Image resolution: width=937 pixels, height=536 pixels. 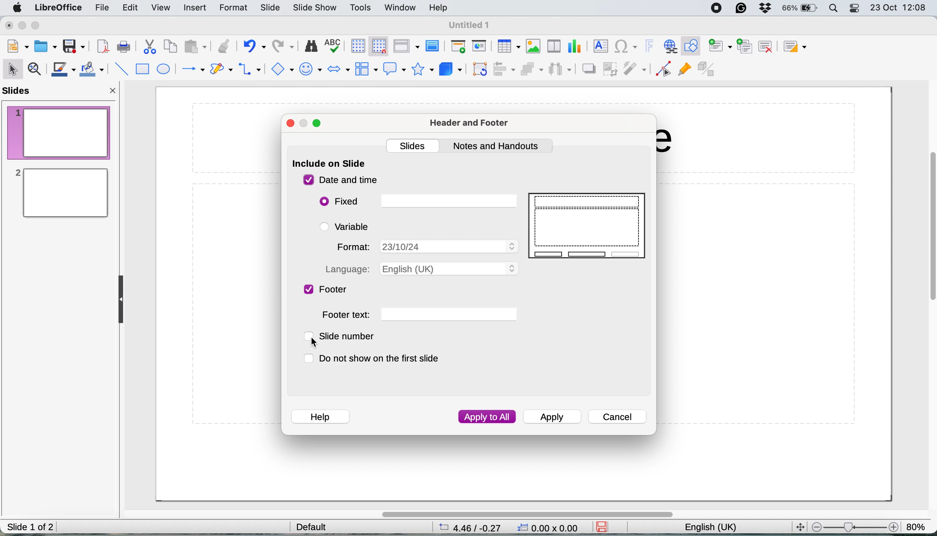 What do you see at coordinates (531, 70) in the screenshot?
I see `arrange` at bounding box center [531, 70].